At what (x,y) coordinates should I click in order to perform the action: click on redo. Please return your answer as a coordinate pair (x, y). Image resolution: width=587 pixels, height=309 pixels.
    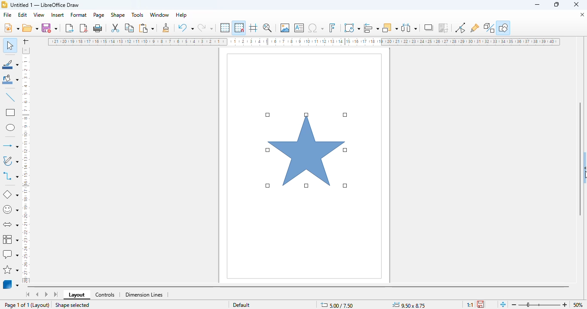
    Looking at the image, I should click on (205, 27).